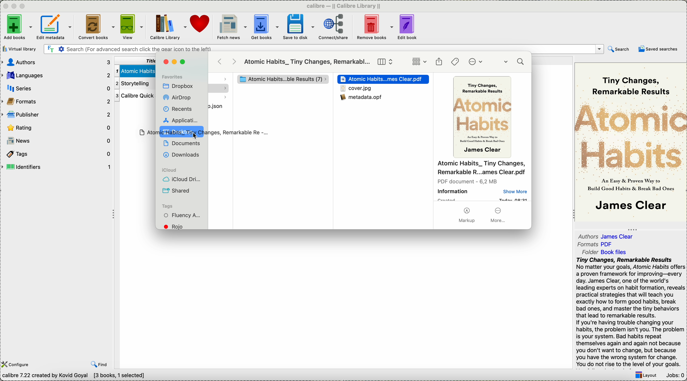  I want to click on authors, so click(57, 62).